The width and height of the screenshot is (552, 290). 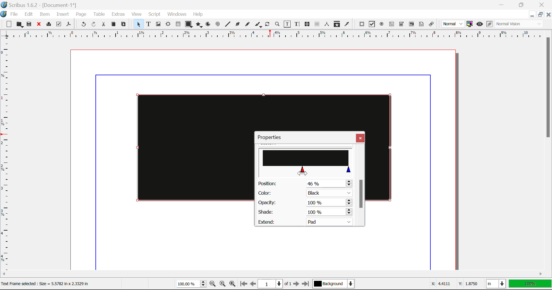 I want to click on PDF Combo Box, so click(x=401, y=25).